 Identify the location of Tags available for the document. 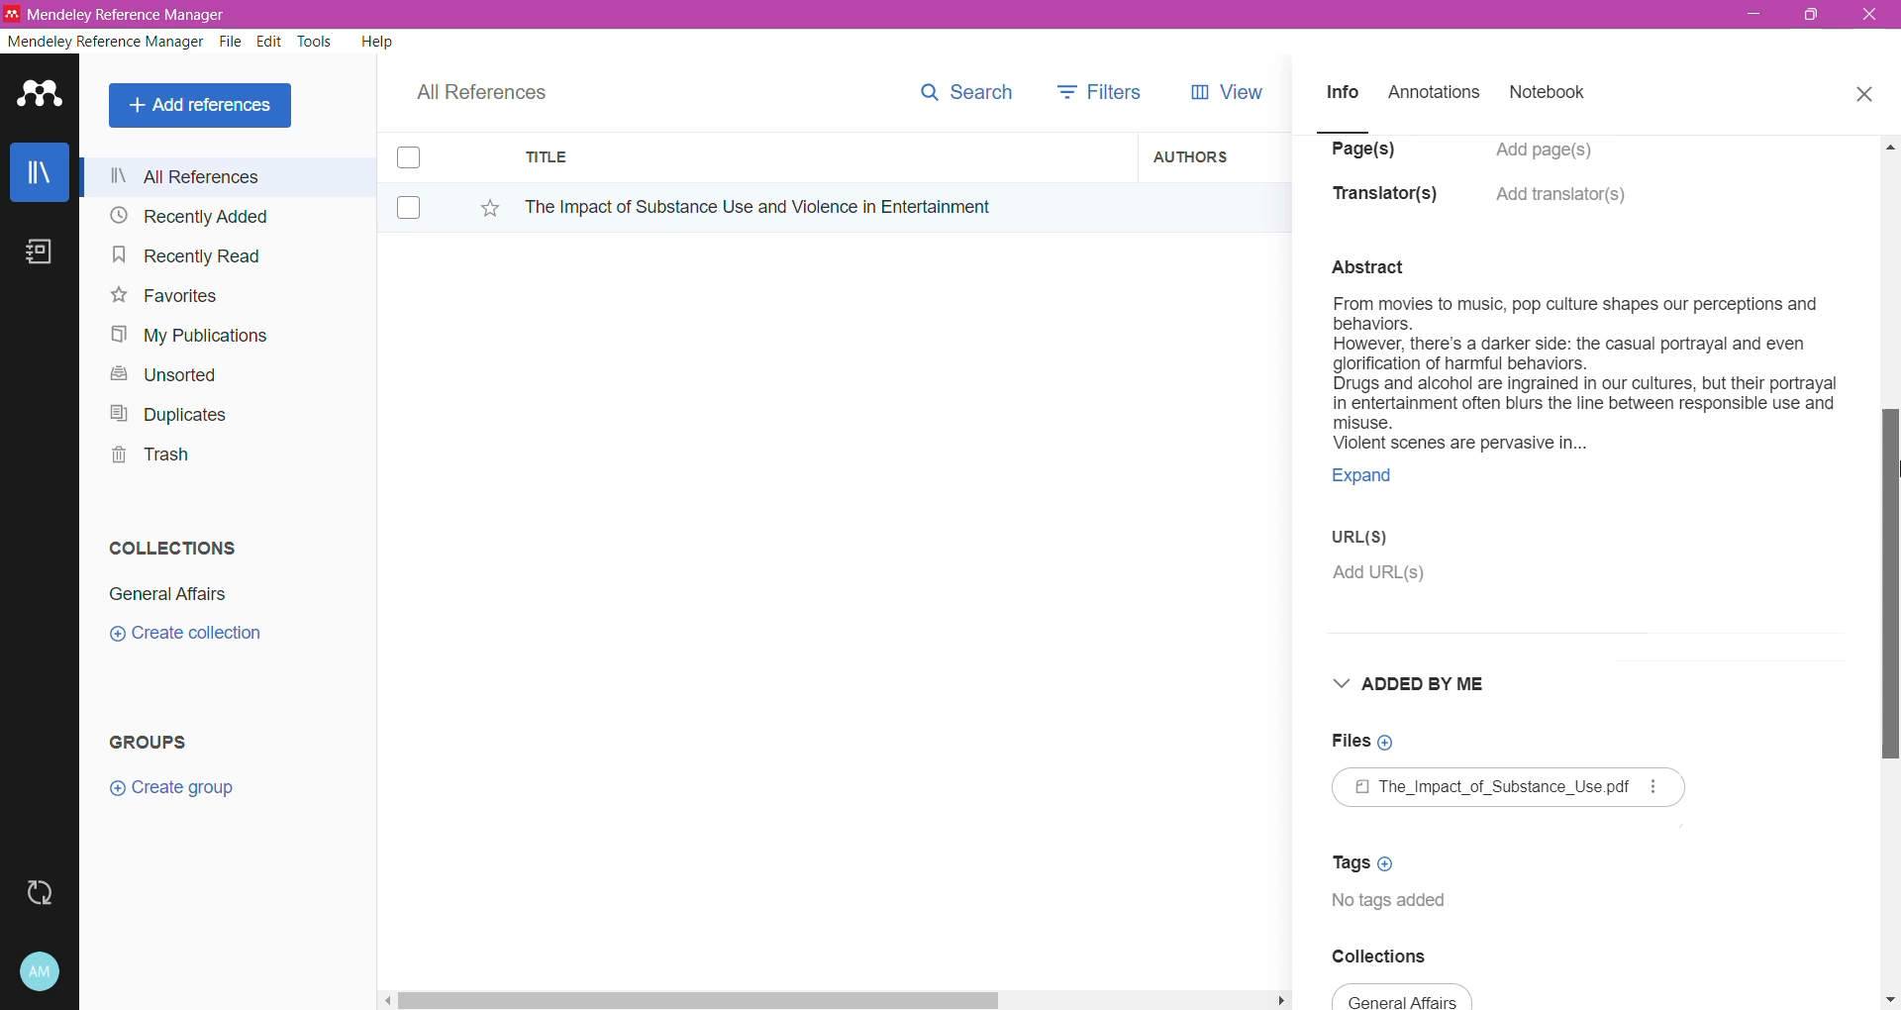
(1399, 902).